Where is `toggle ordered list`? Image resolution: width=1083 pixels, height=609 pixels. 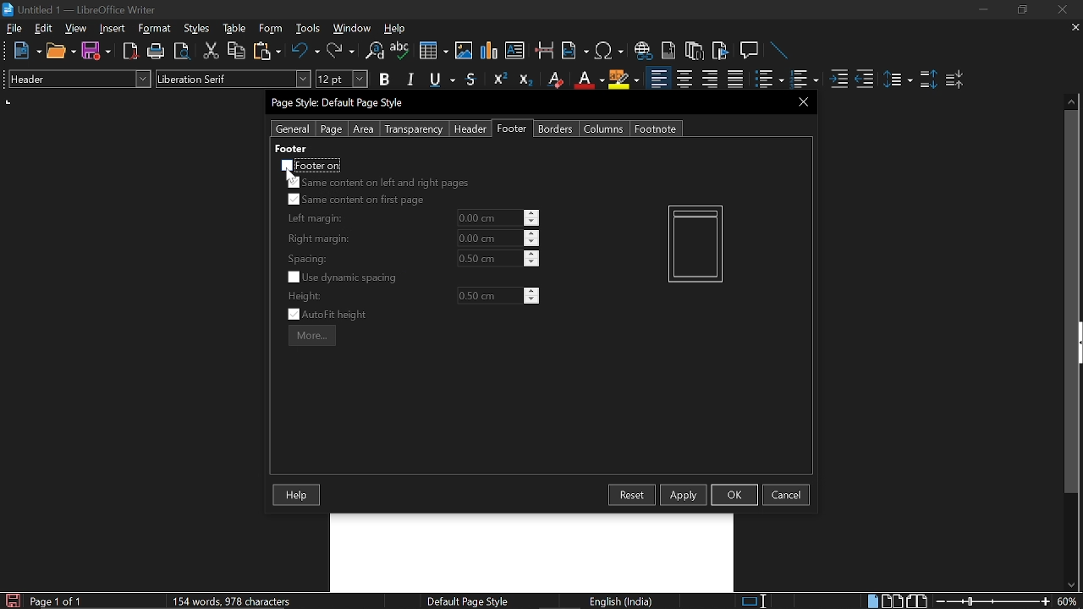
toggle ordered list is located at coordinates (769, 80).